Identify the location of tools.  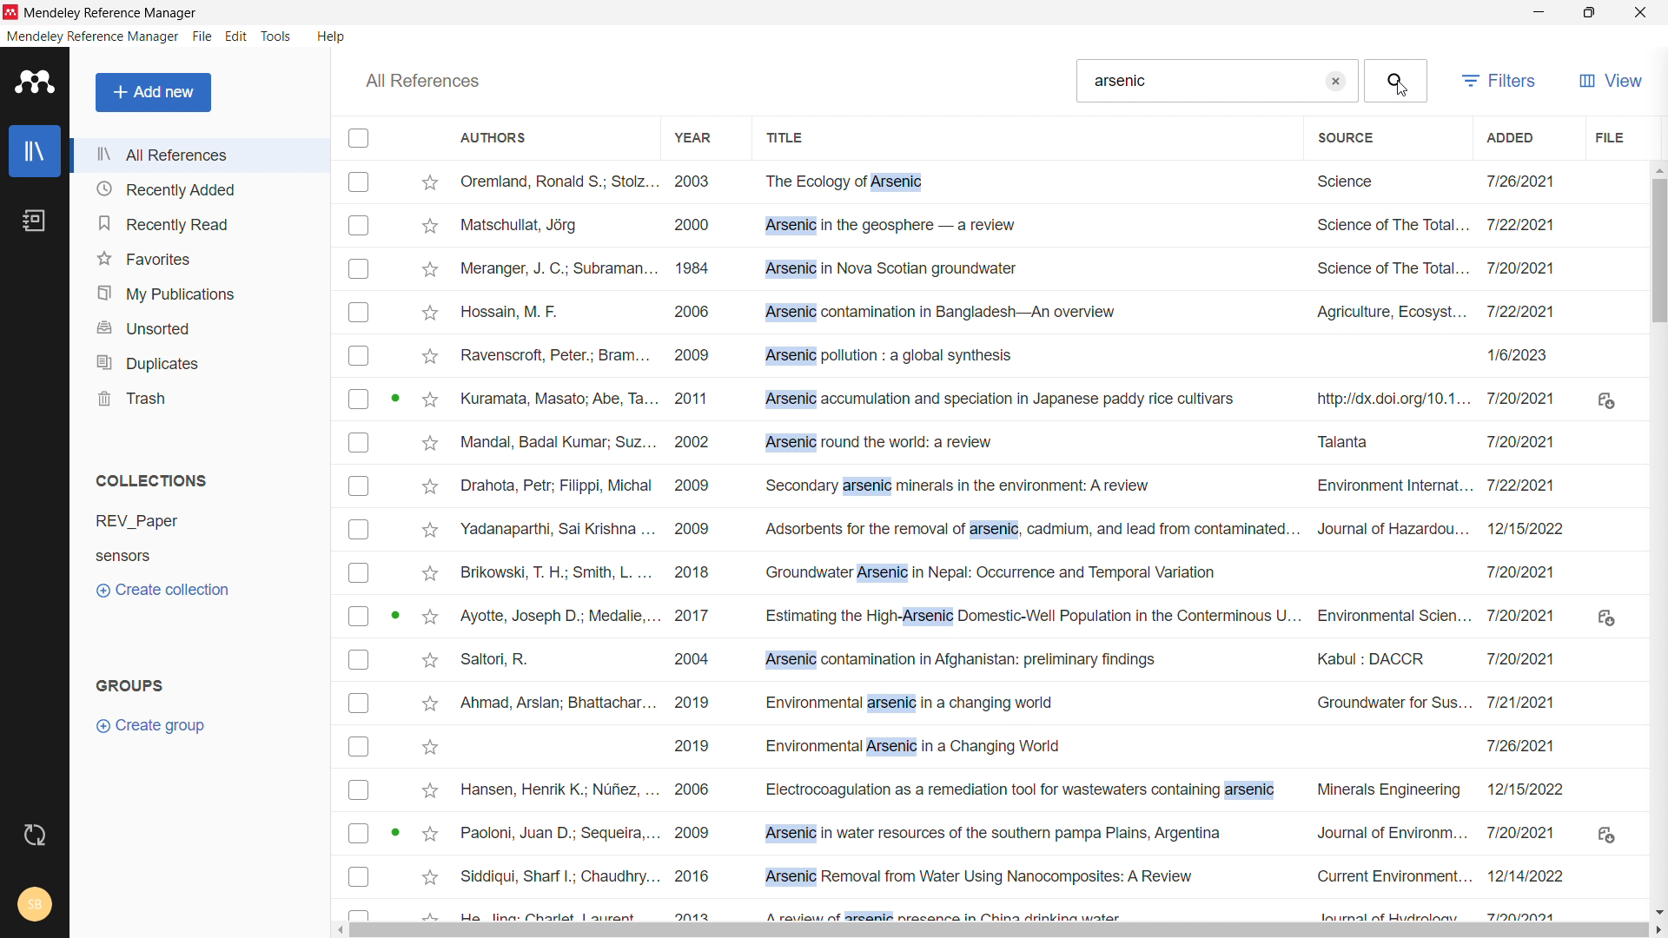
(276, 36).